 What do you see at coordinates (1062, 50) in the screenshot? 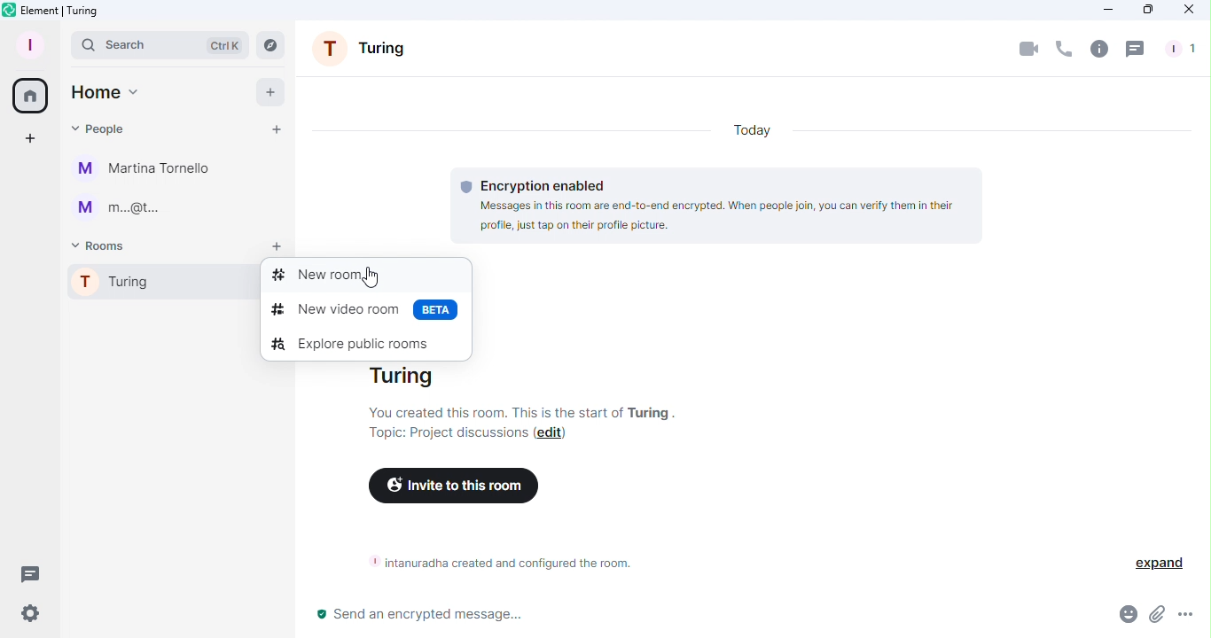
I see `Call` at bounding box center [1062, 50].